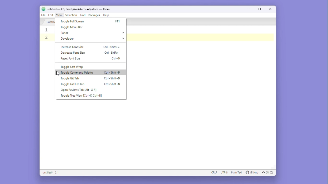 The image size is (328, 184). I want to click on view , so click(59, 16).